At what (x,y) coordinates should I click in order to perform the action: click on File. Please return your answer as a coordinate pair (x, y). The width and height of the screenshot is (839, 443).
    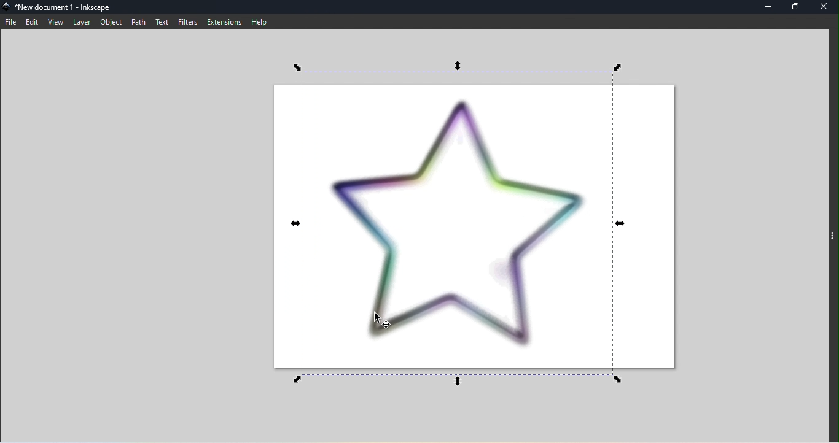
    Looking at the image, I should click on (10, 23).